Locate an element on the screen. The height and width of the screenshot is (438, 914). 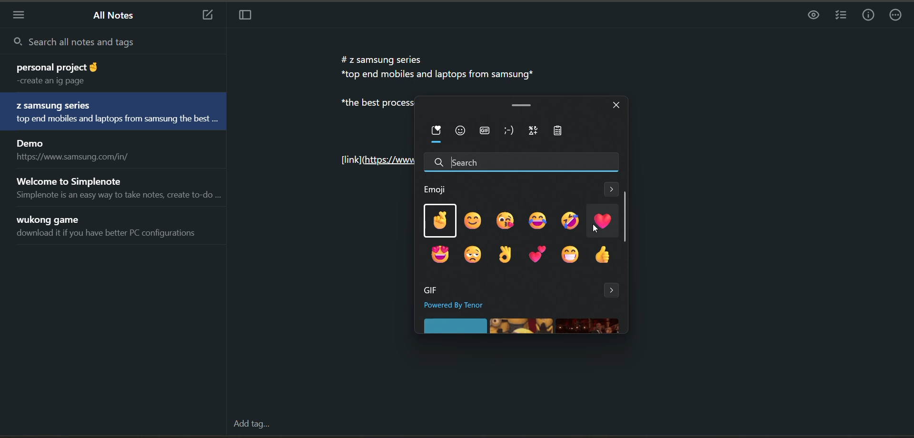
emoji 8 is located at coordinates (470, 255).